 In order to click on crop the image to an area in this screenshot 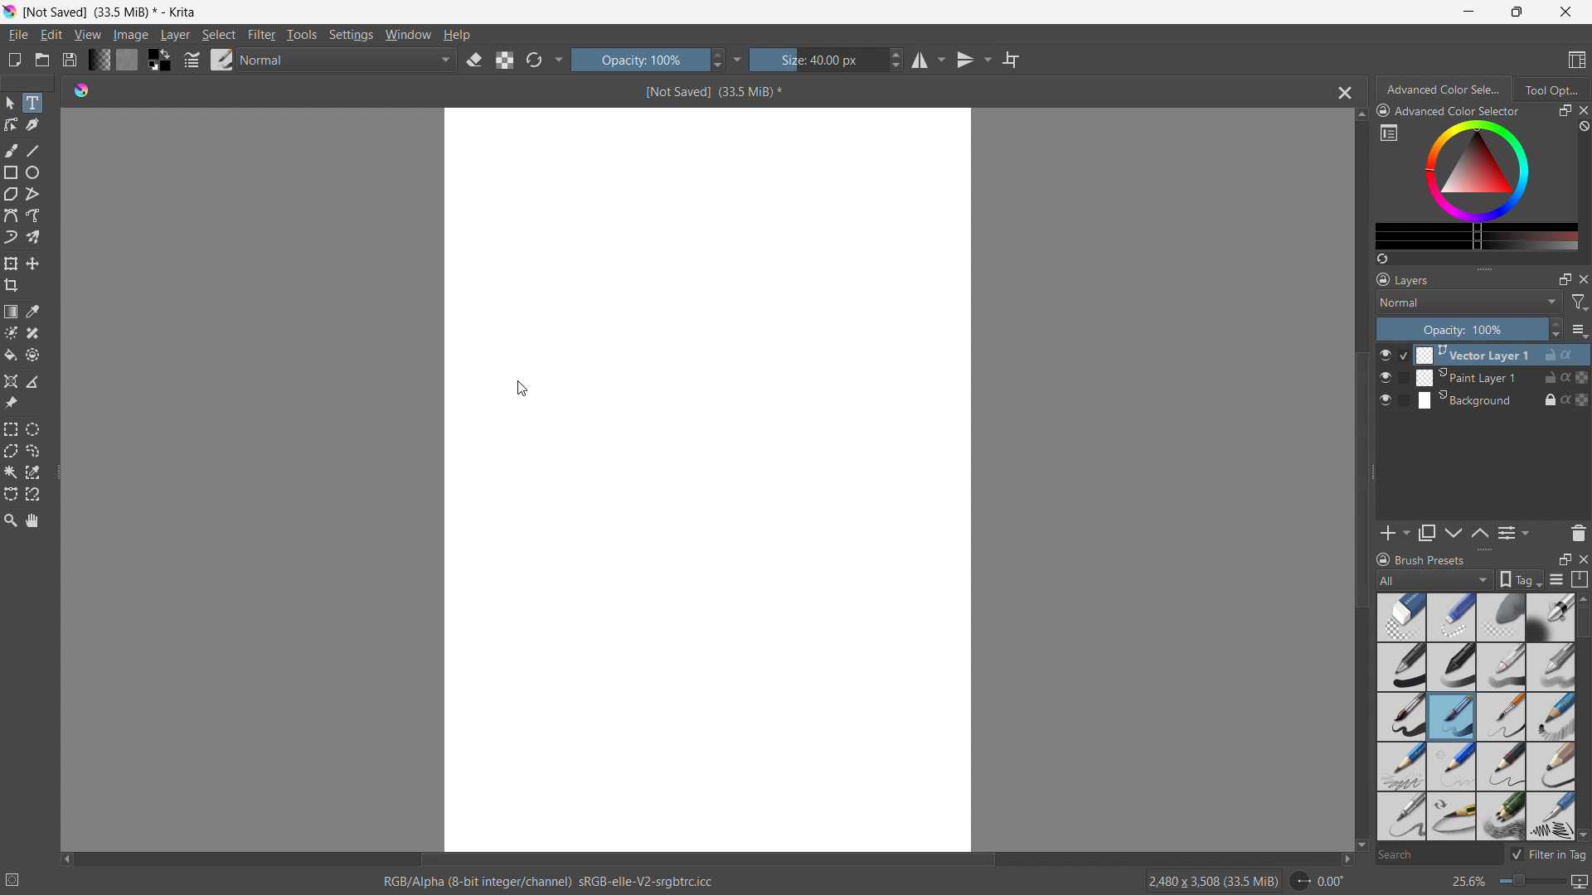, I will do `click(12, 285)`.